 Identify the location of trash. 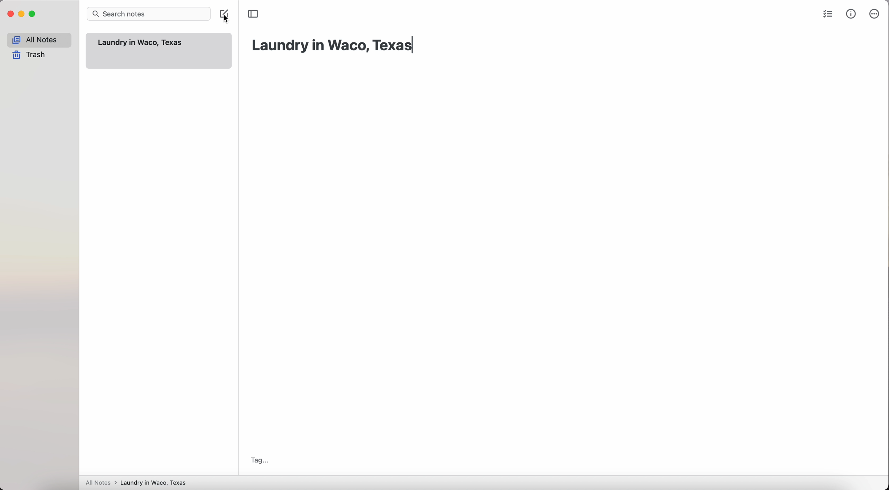
(31, 56).